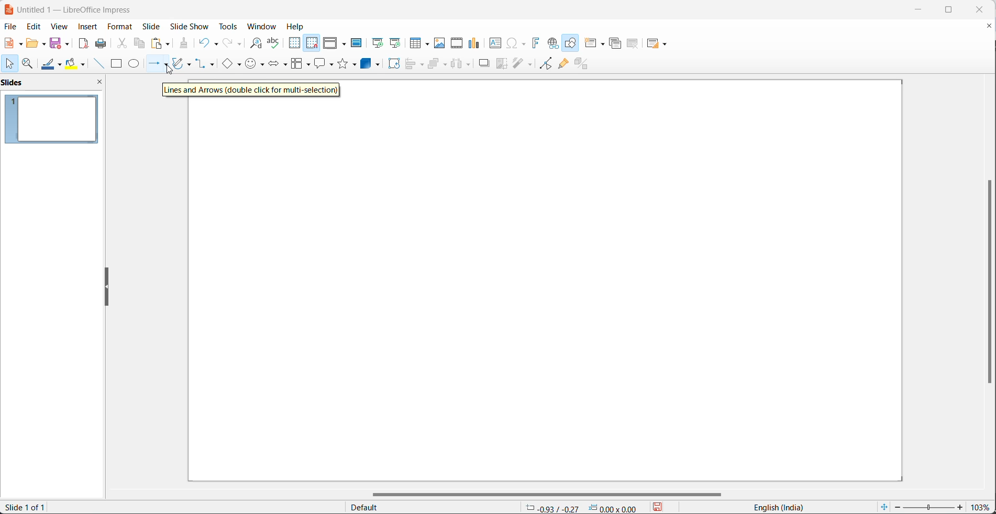 The height and width of the screenshot is (514, 996). Describe the element at coordinates (76, 64) in the screenshot. I see `fill color` at that location.